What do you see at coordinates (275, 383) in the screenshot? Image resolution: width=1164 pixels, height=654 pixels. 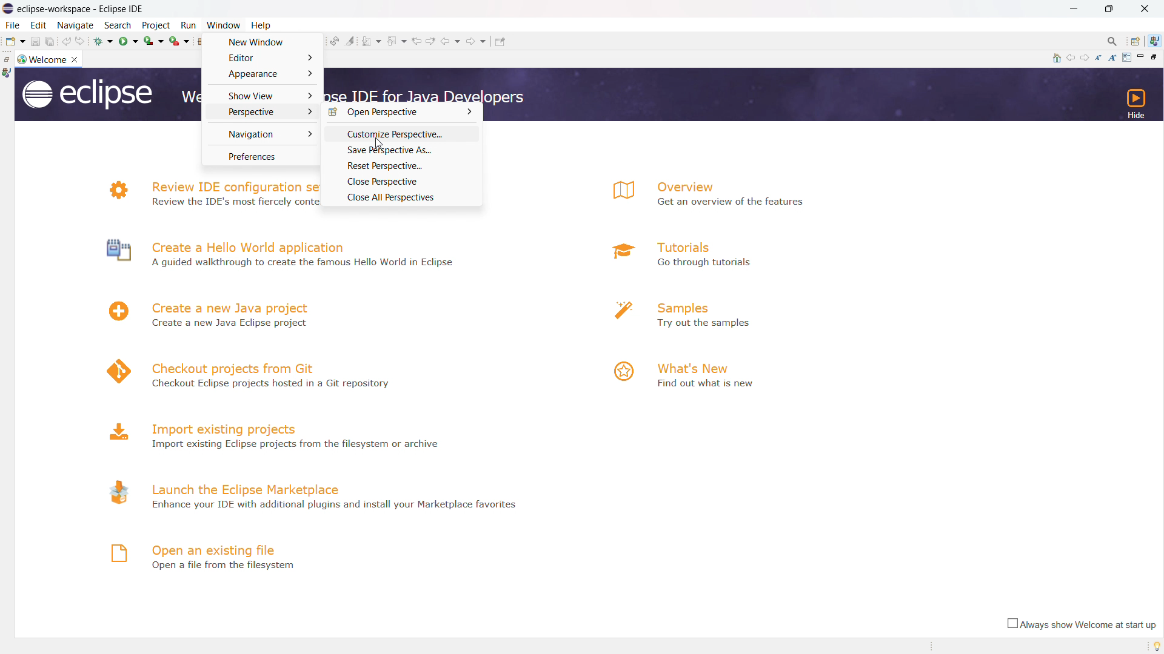 I see `4 Checkout Eclipse projects hosted in a Git repository` at bounding box center [275, 383].